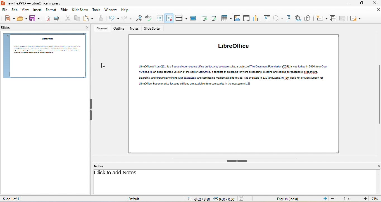 Image resolution: width=381 pixels, height=202 pixels. I want to click on slide, so click(63, 10).